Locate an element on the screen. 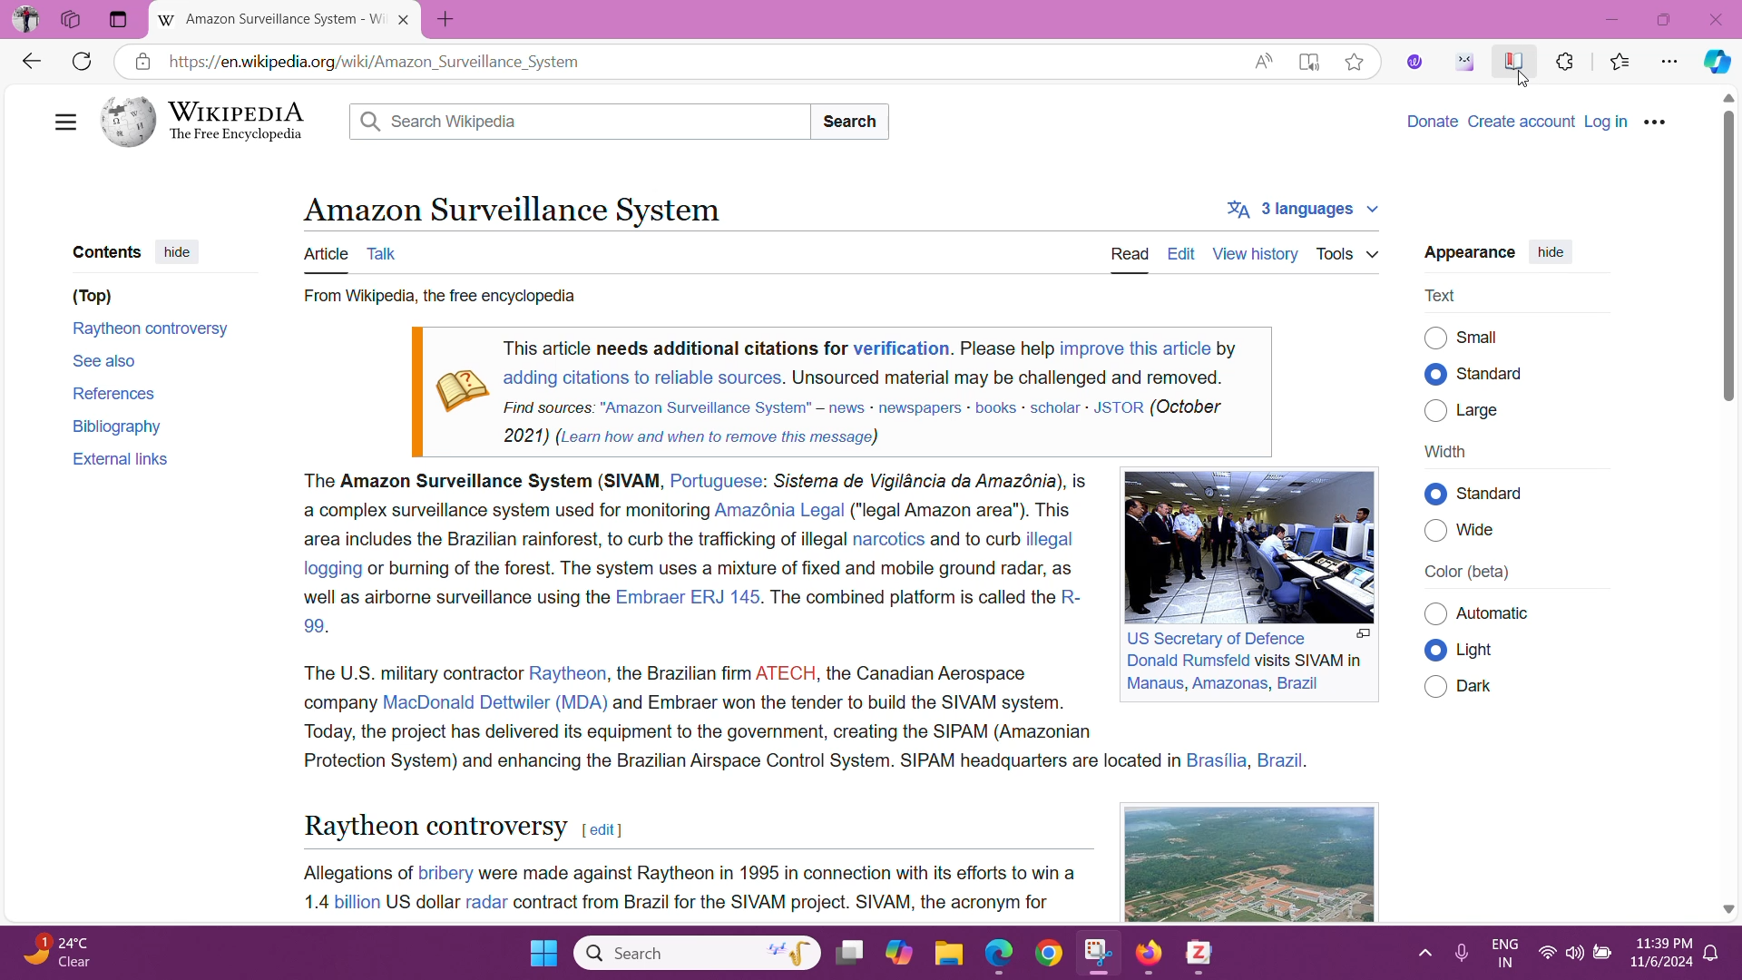 Image resolution: width=1742 pixels, height=980 pixels. microphone is located at coordinates (1459, 955).